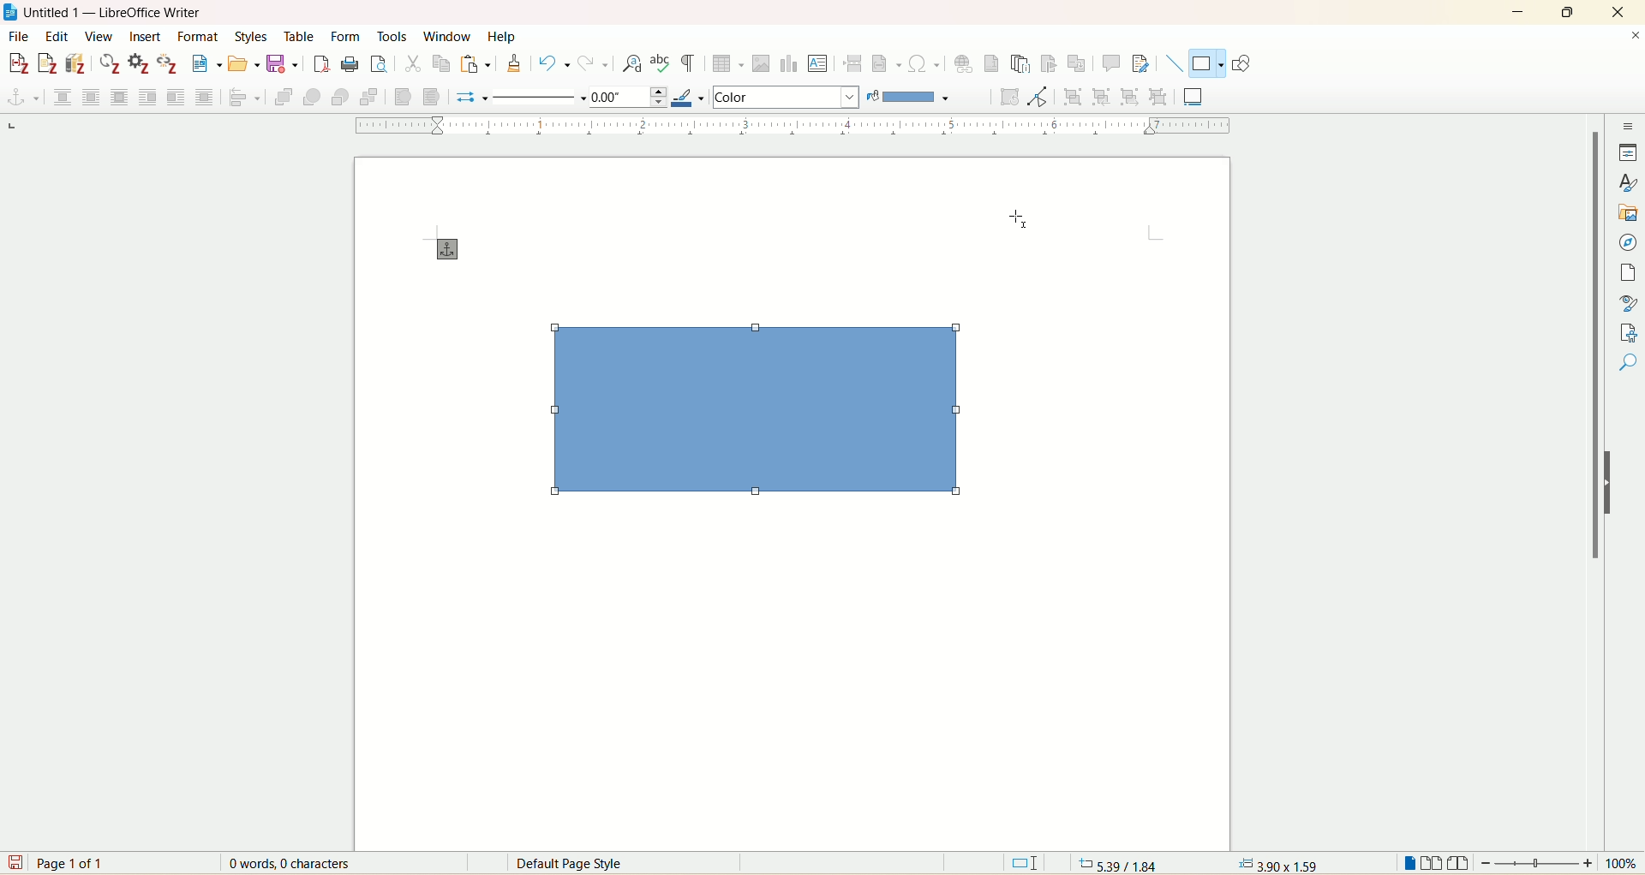 This screenshot has height=875, width=1645. What do you see at coordinates (176, 96) in the screenshot?
I see `after` at bounding box center [176, 96].